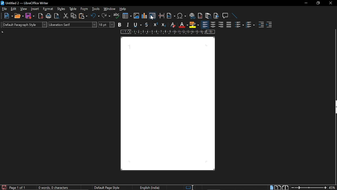 The image size is (337, 190). Describe the element at coordinates (106, 25) in the screenshot. I see `text size` at that location.